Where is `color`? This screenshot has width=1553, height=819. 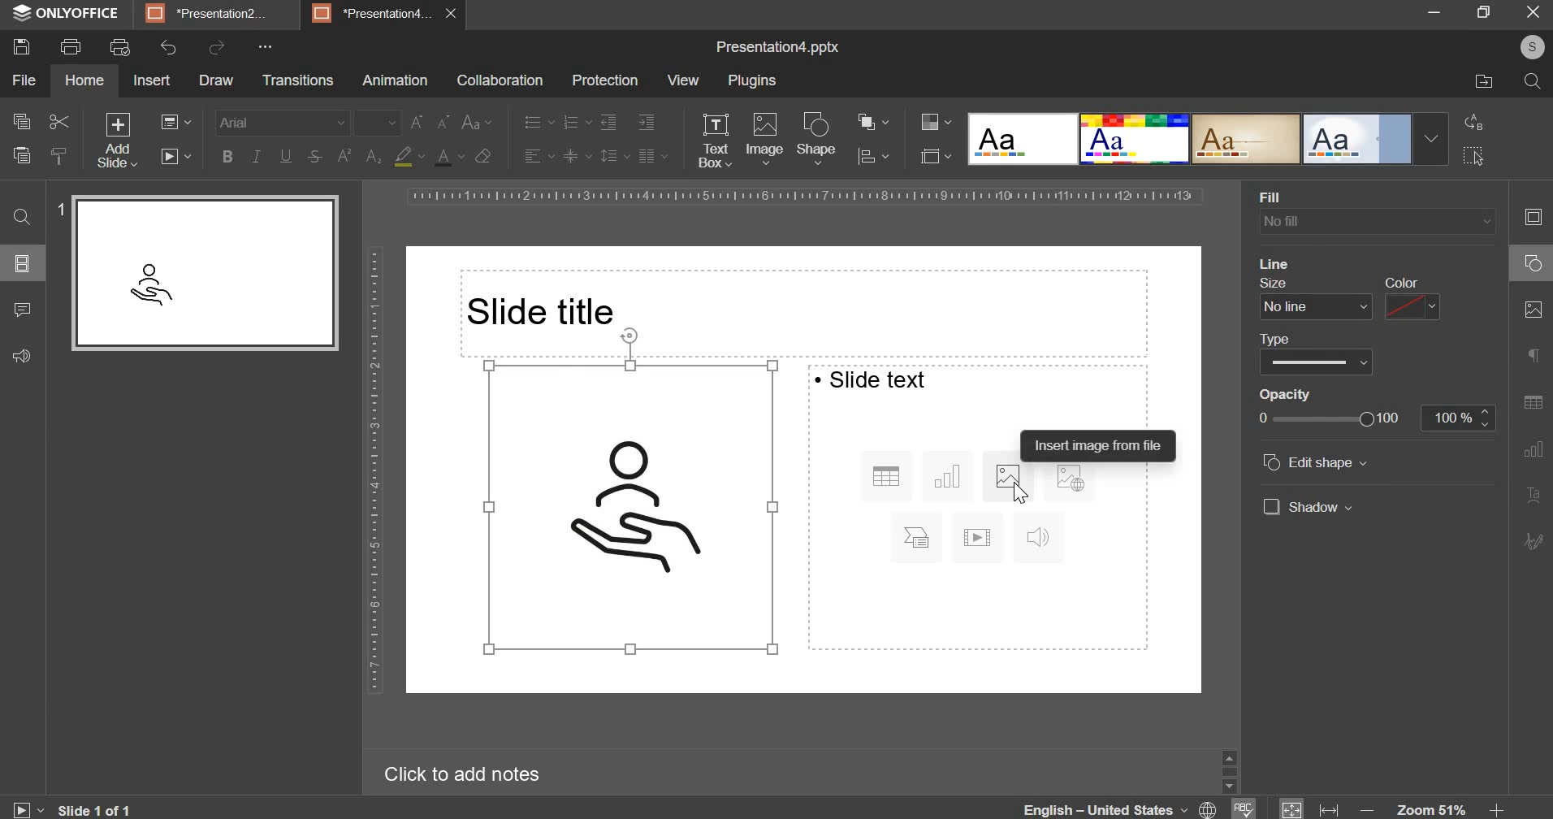 color is located at coordinates (1412, 279).